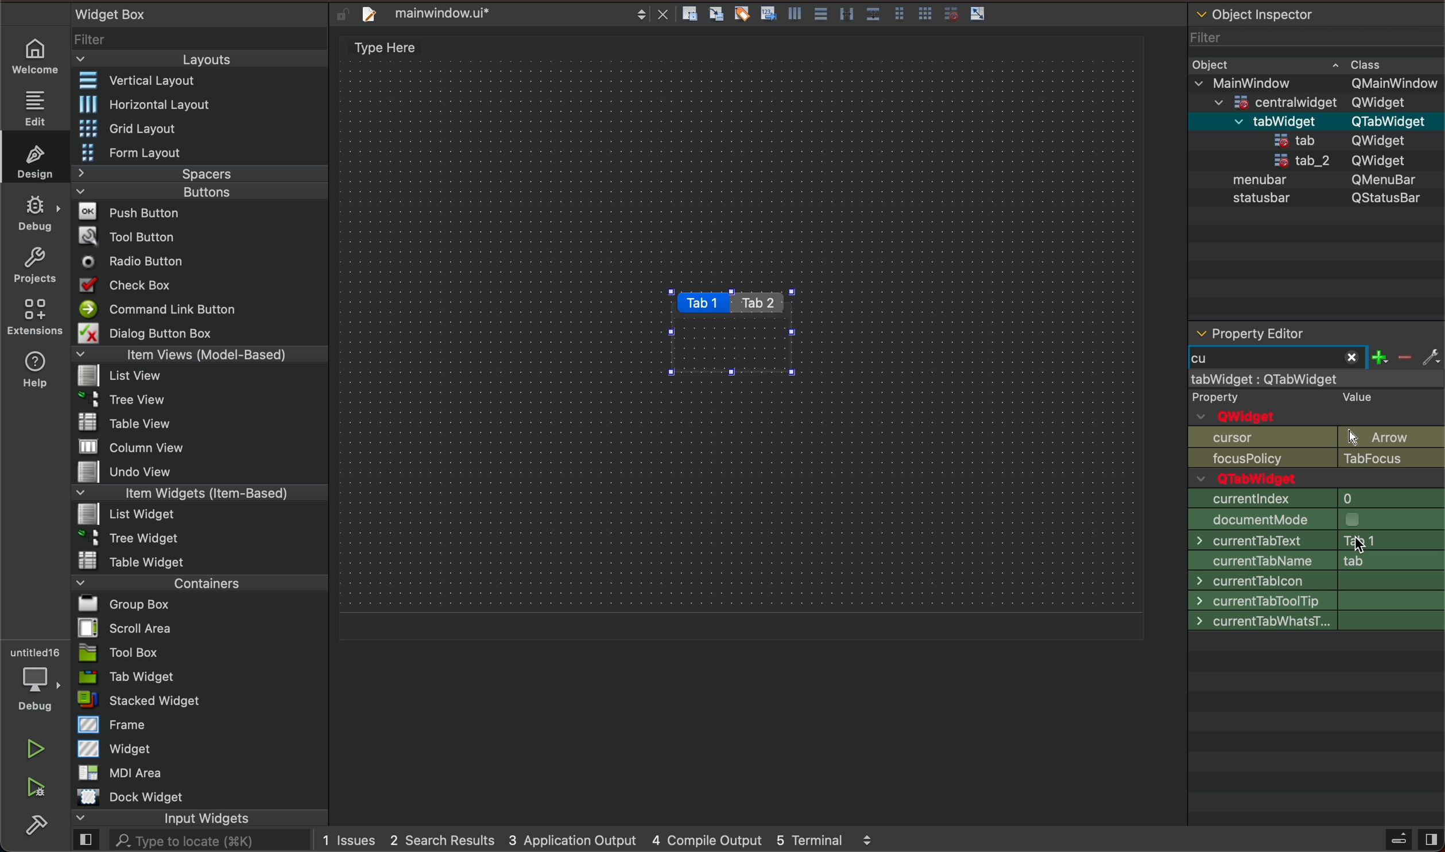 Image resolution: width=1445 pixels, height=852 pixels. I want to click on play, so click(35, 751).